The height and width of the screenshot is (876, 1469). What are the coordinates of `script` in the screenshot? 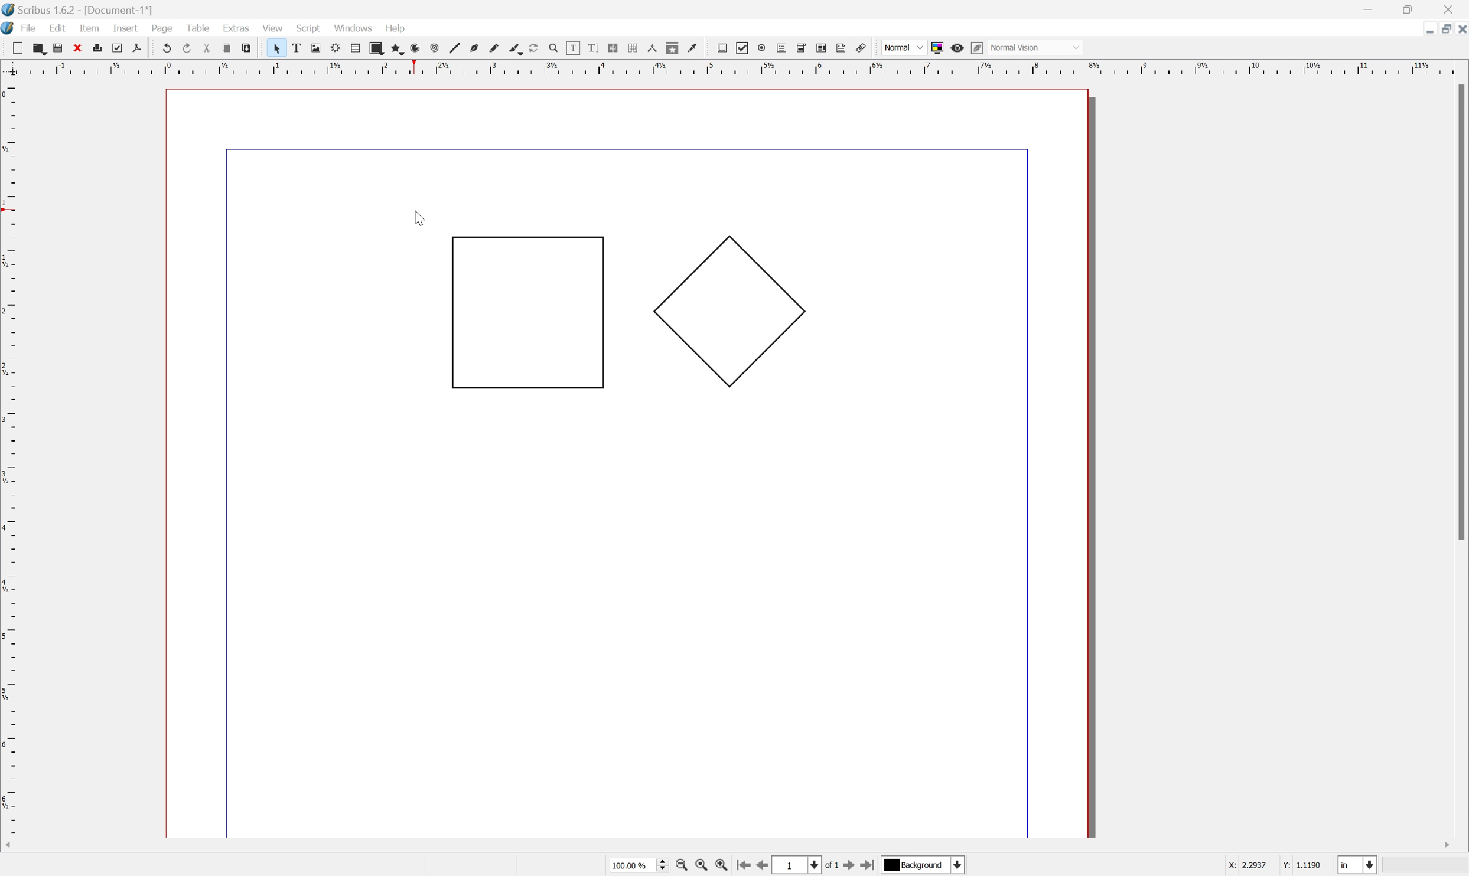 It's located at (308, 27).